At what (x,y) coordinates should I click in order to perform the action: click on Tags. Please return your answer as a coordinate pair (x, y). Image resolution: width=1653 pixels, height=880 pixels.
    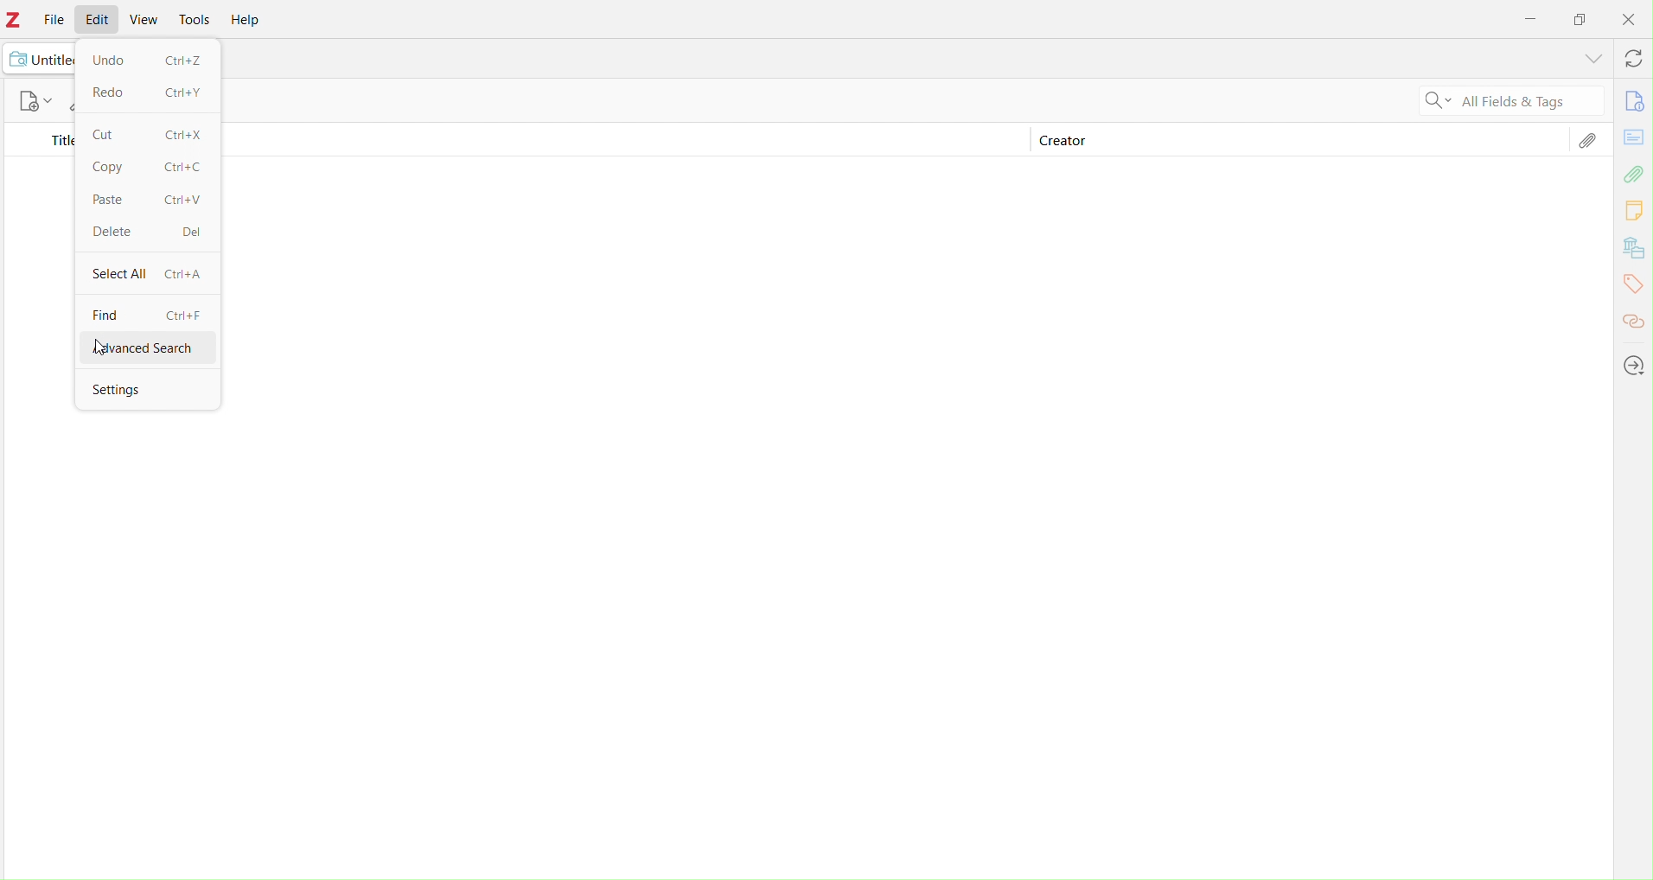
    Looking at the image, I should click on (1632, 284).